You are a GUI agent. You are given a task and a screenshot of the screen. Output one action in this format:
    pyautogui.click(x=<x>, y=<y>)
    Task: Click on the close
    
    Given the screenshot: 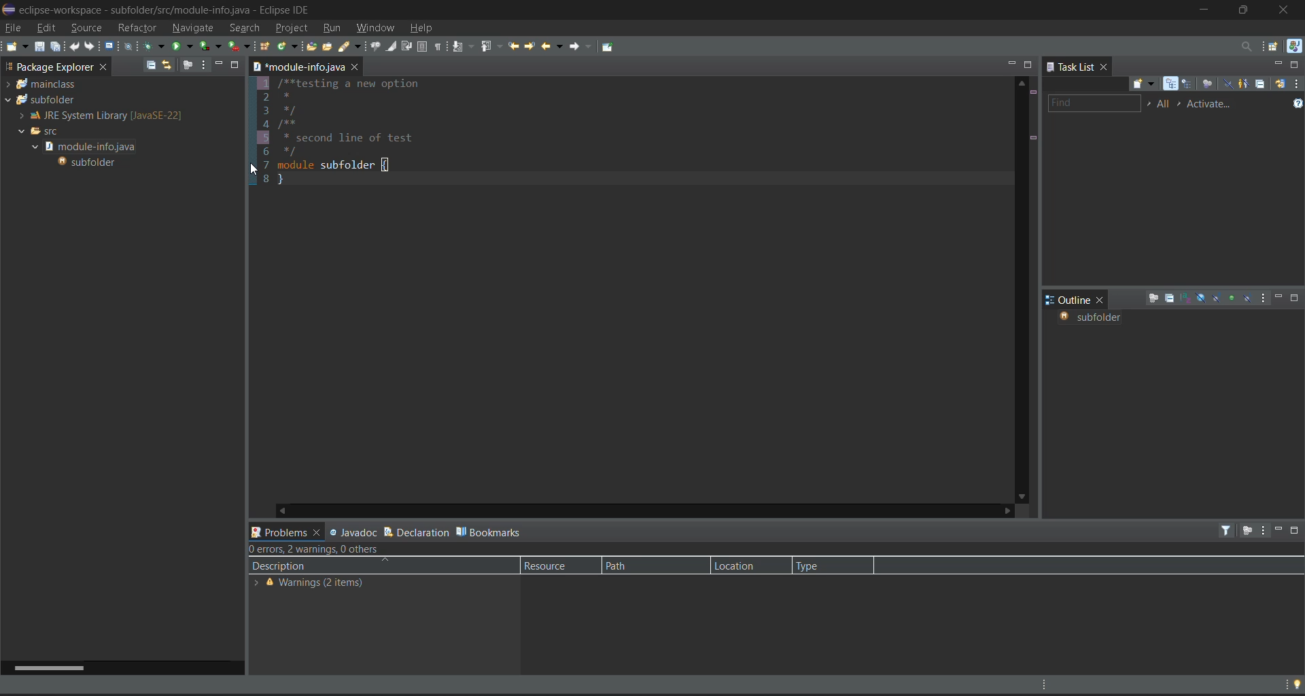 What is the action you would take?
    pyautogui.click(x=1289, y=10)
    